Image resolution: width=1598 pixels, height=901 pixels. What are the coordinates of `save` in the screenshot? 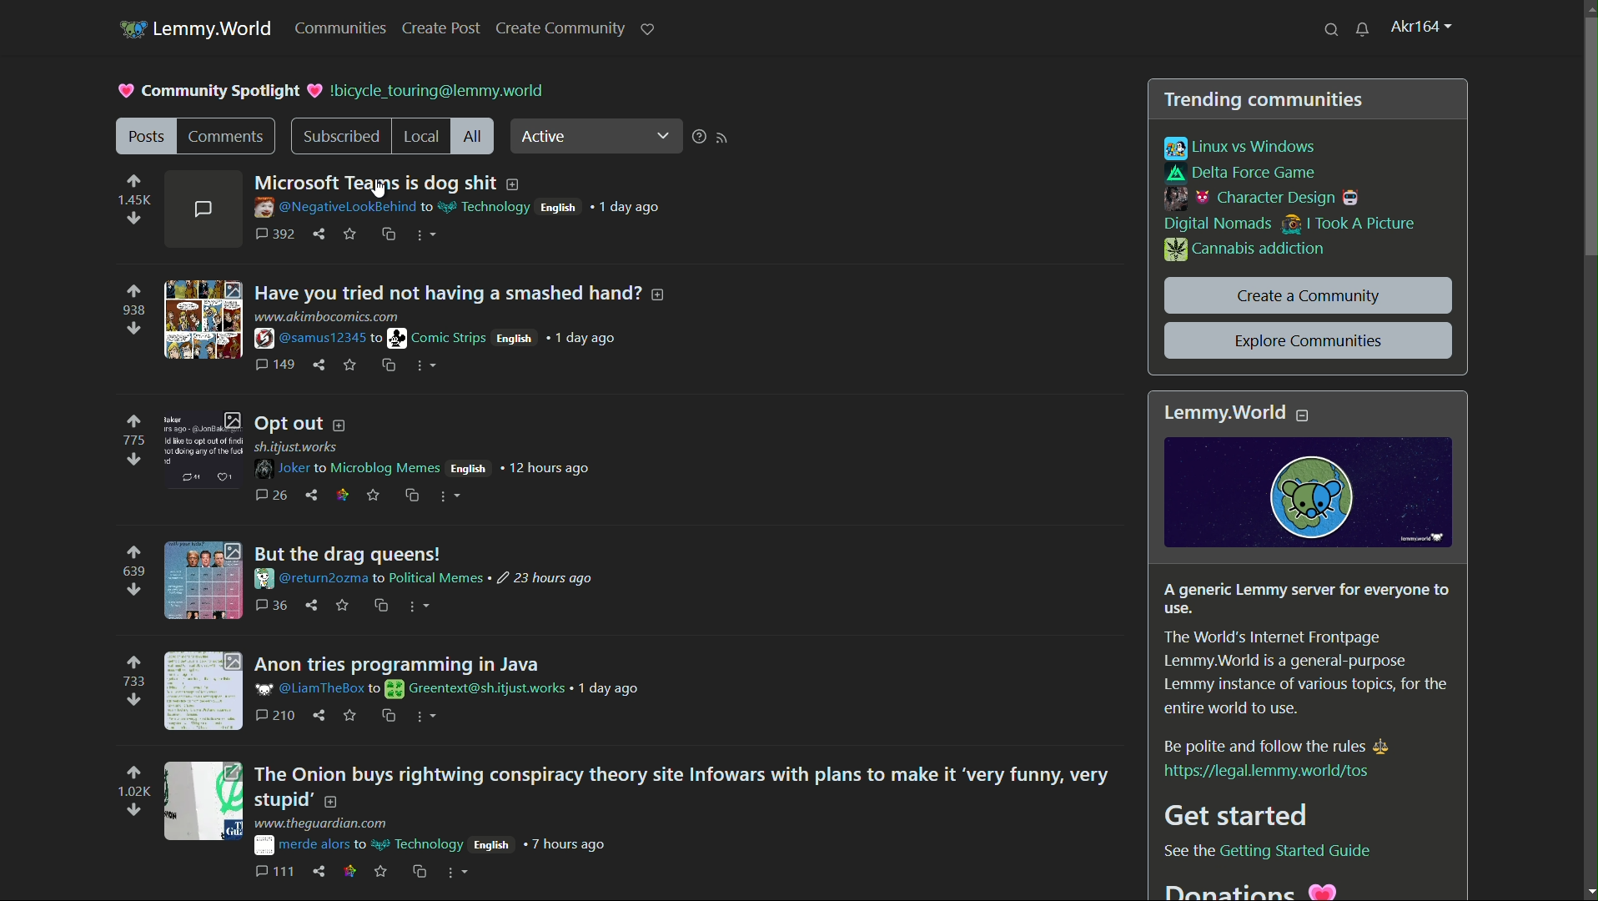 It's located at (383, 869).